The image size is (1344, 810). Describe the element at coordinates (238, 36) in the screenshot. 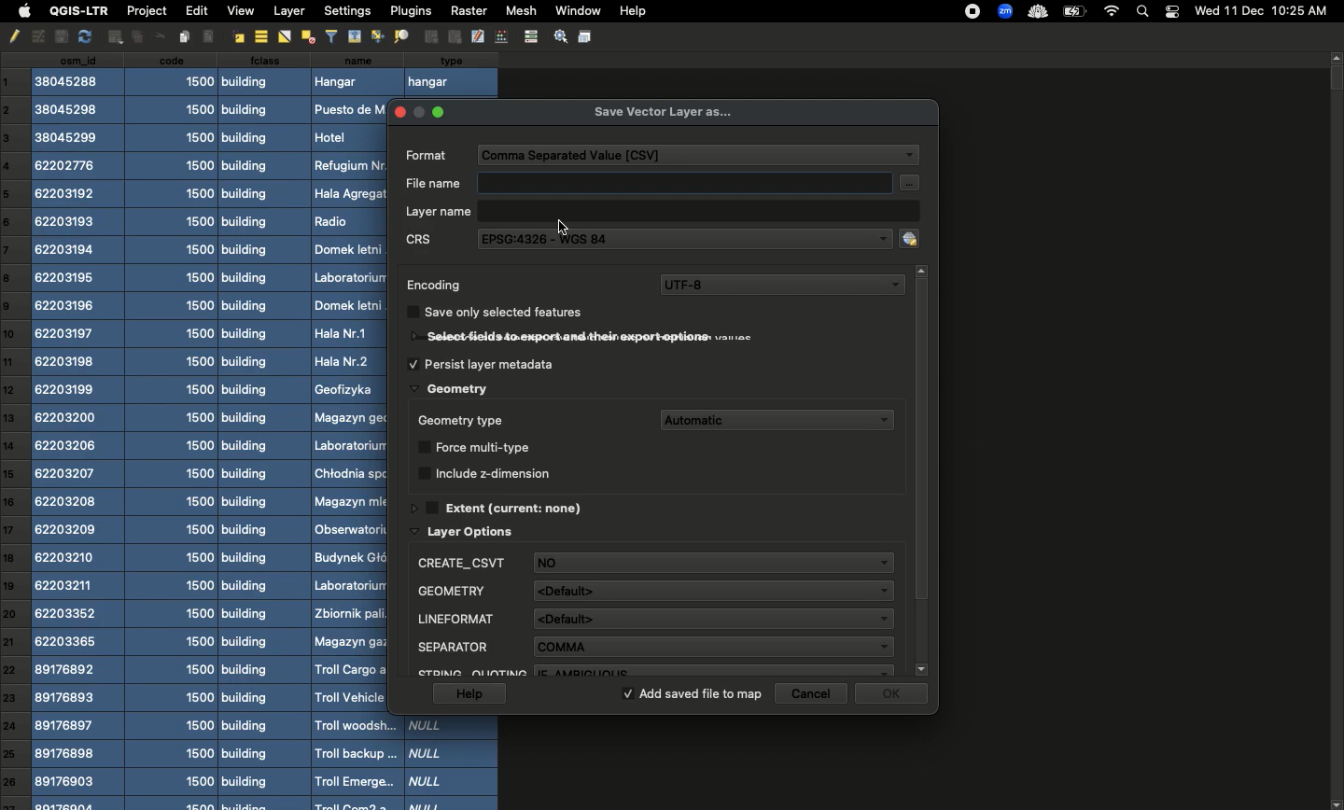

I see `Align right` at that location.